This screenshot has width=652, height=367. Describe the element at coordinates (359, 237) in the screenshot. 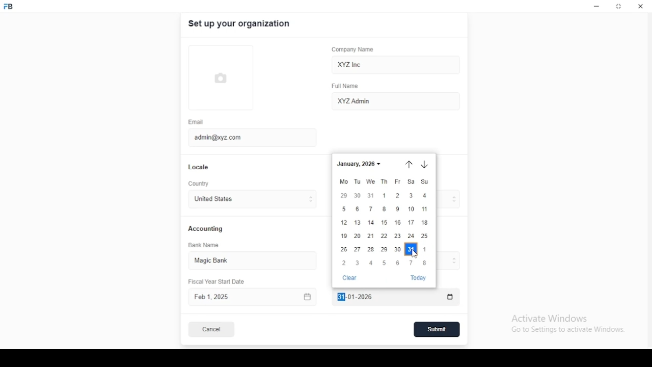

I see `20` at that location.